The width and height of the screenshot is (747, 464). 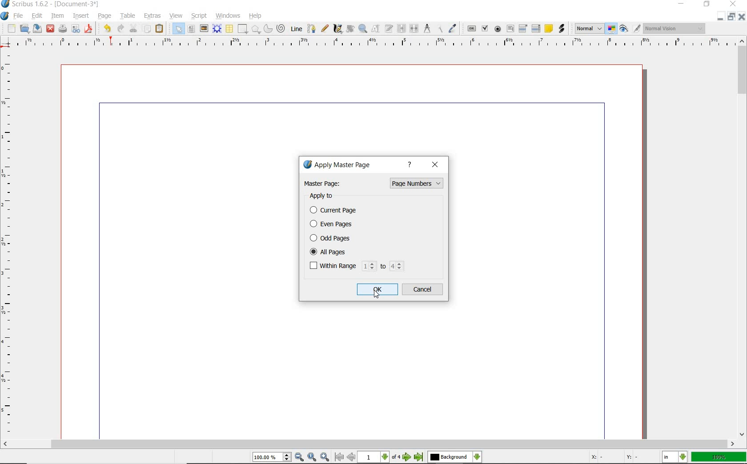 What do you see at coordinates (419, 458) in the screenshot?
I see `Last Page` at bounding box center [419, 458].